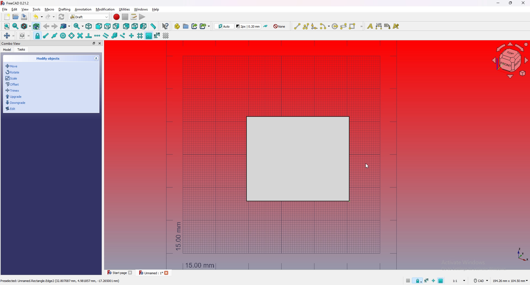 This screenshot has height=285, width=530. What do you see at coordinates (508, 60) in the screenshot?
I see `navigating cube` at bounding box center [508, 60].